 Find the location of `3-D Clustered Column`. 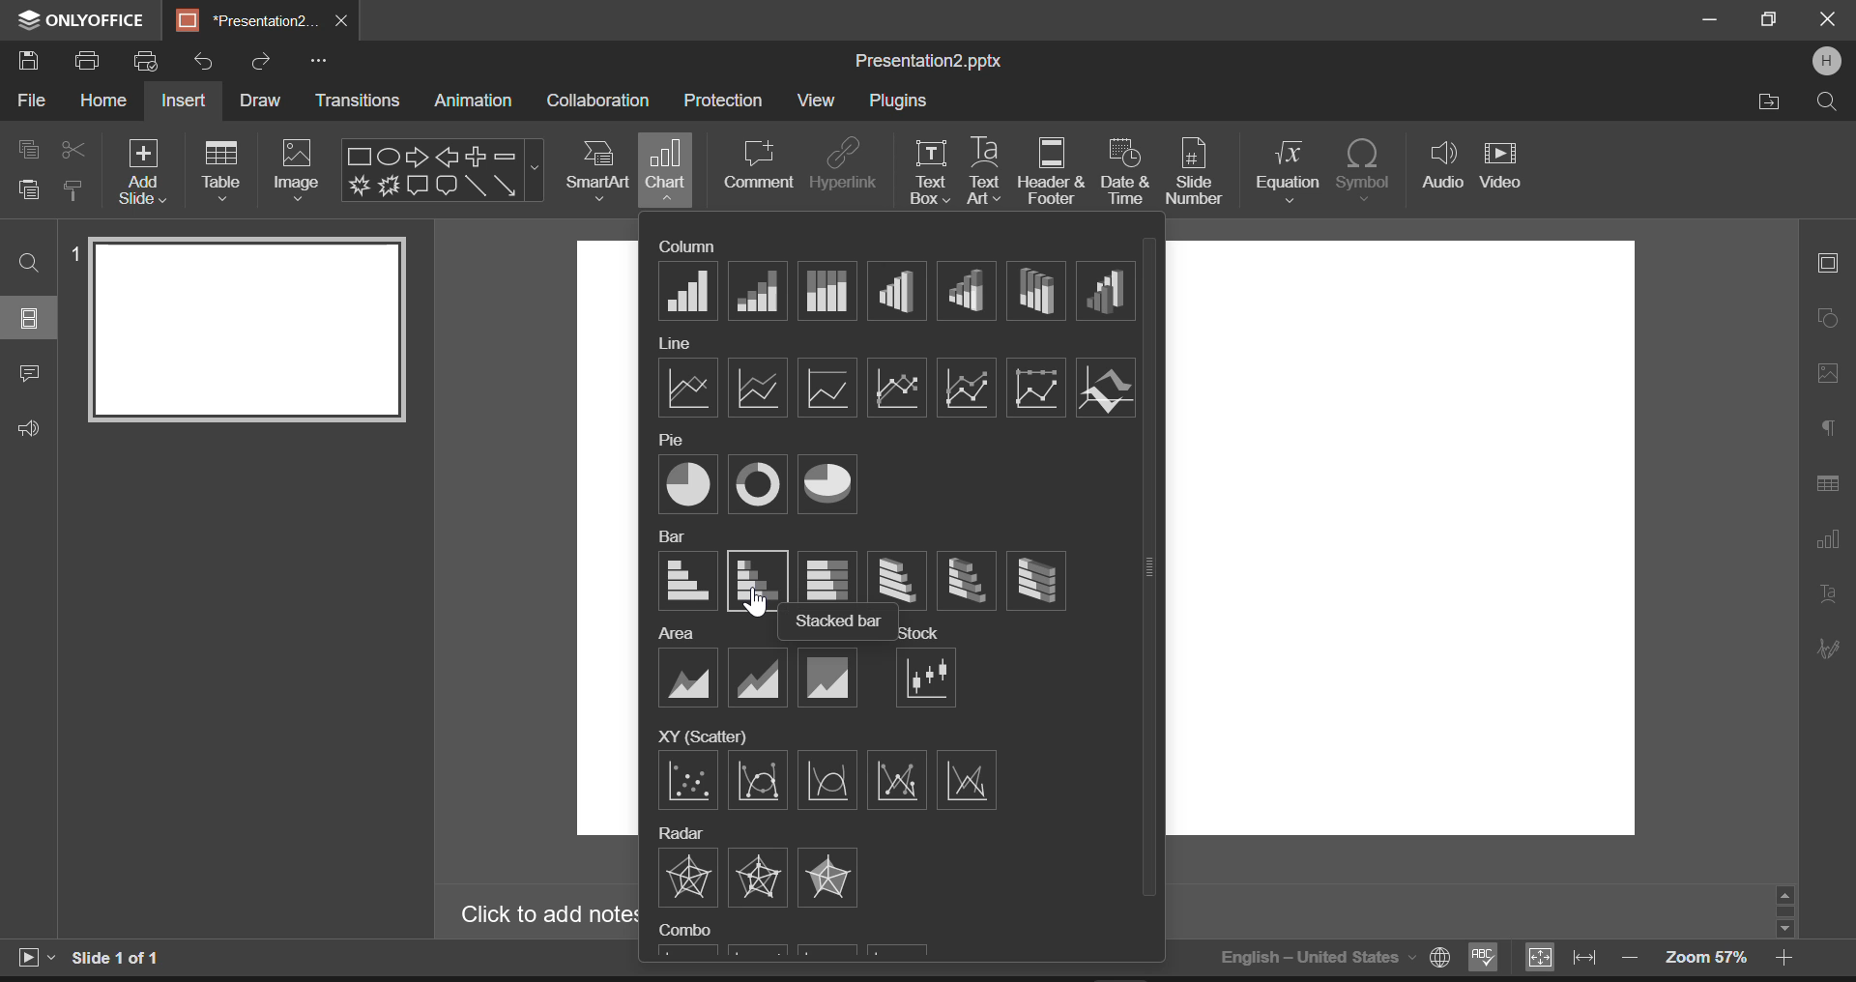

3-D Clustered Column is located at coordinates (898, 290).